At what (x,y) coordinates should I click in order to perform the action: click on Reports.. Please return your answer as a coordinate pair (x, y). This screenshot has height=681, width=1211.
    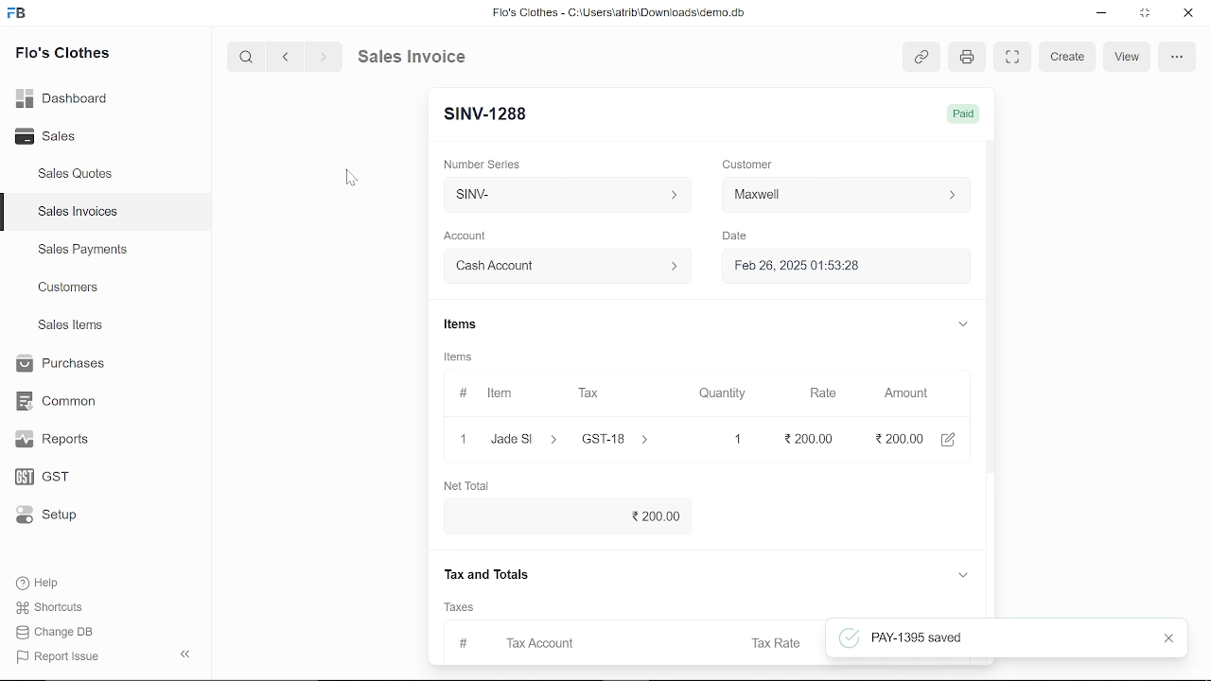
    Looking at the image, I should click on (60, 439).